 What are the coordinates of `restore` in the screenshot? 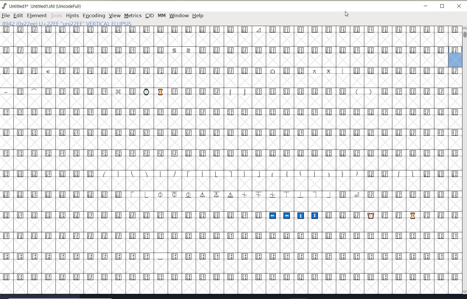 It's located at (442, 7).